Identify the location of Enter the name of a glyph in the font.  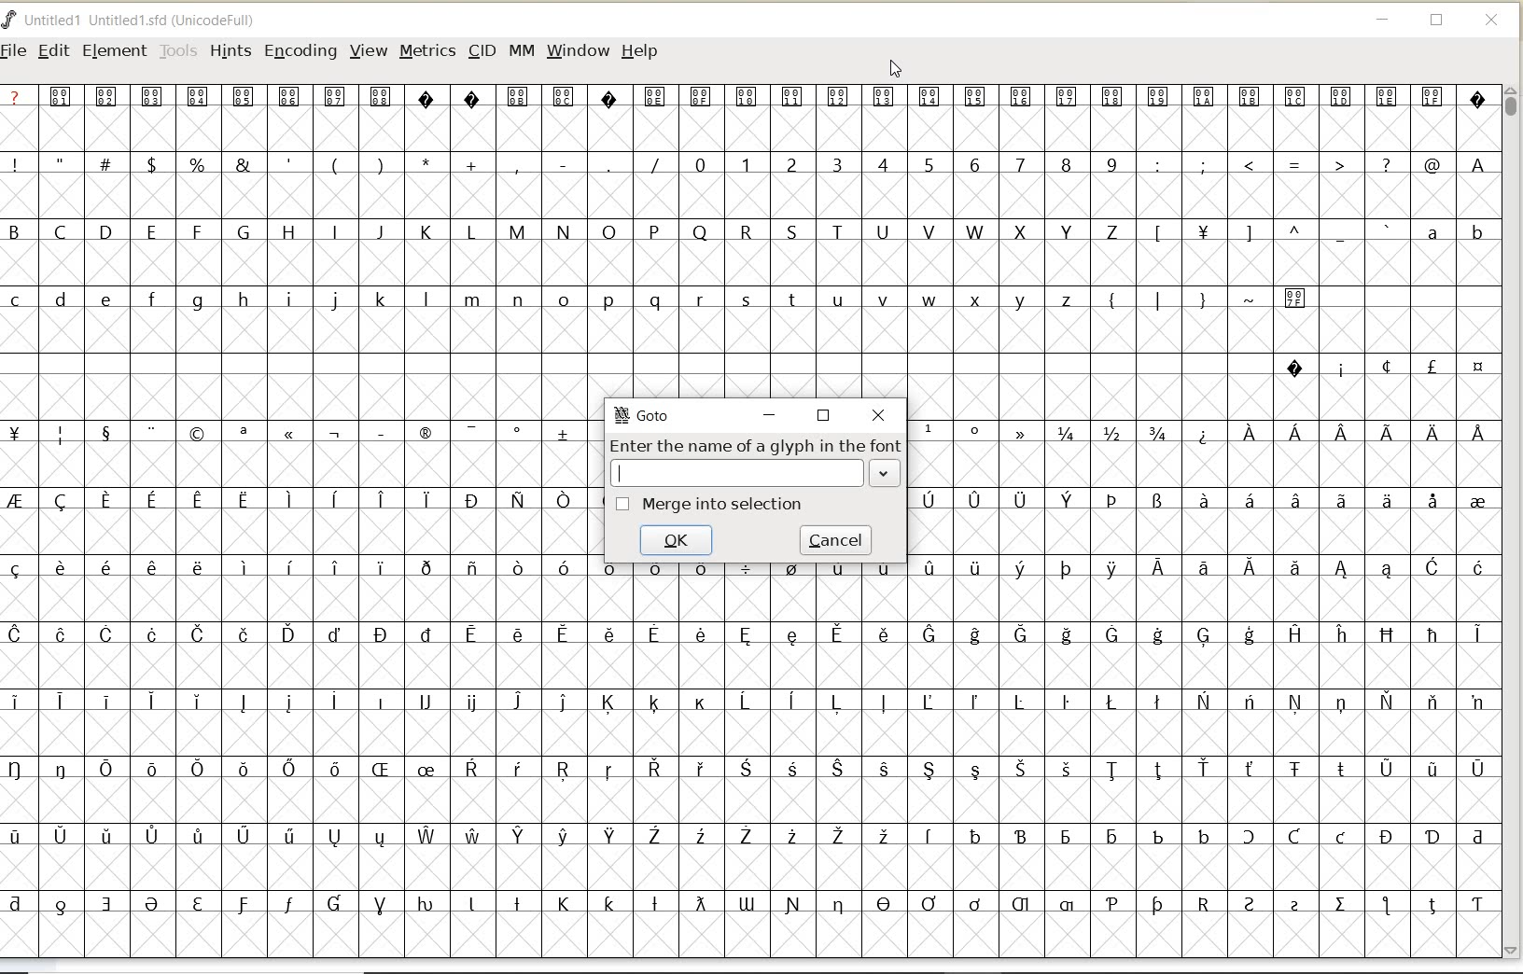
(756, 444).